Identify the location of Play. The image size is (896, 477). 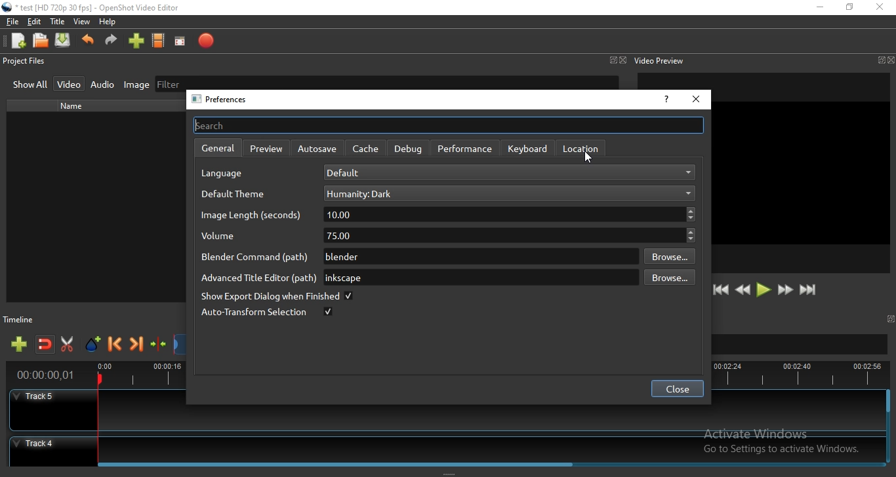
(764, 290).